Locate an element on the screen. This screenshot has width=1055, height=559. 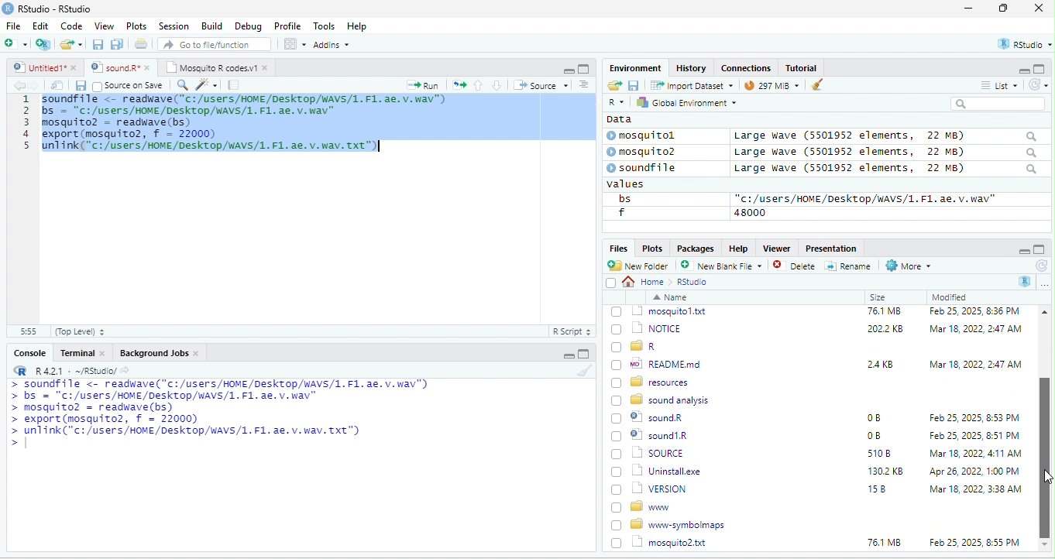
select is located at coordinates (613, 286).